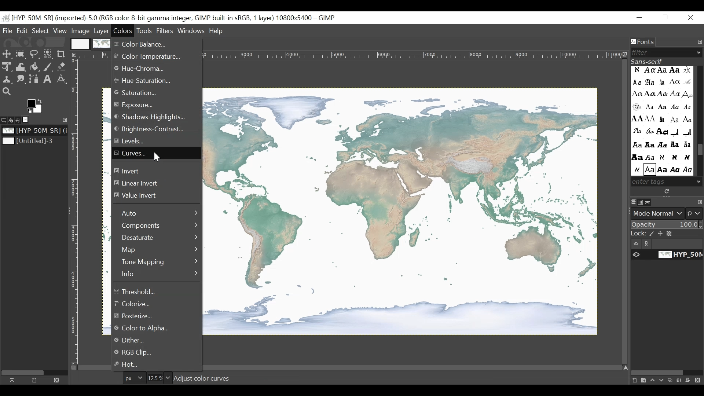  I want to click on Clone tool, so click(7, 79).